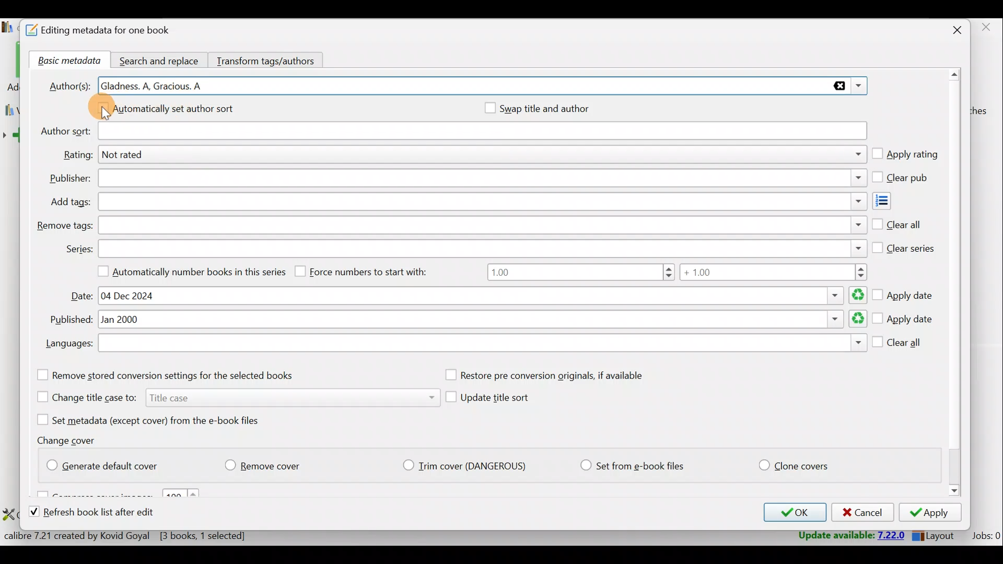  What do you see at coordinates (792, 512) in the screenshot?
I see `OK` at bounding box center [792, 512].